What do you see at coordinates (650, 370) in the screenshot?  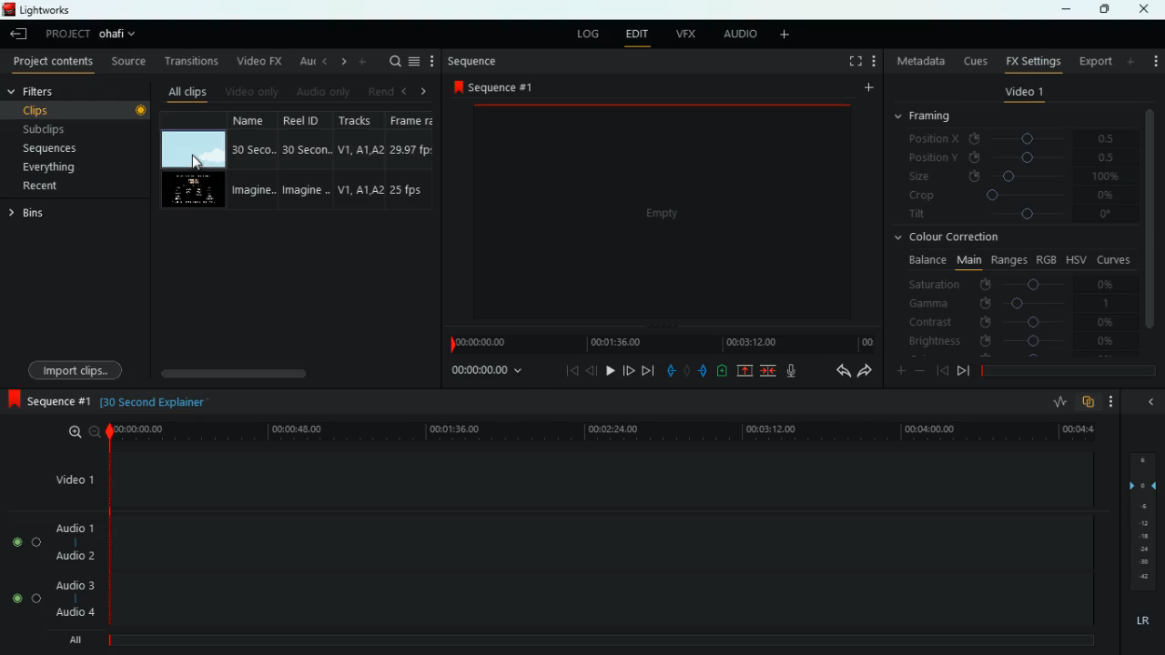 I see `end` at bounding box center [650, 370].